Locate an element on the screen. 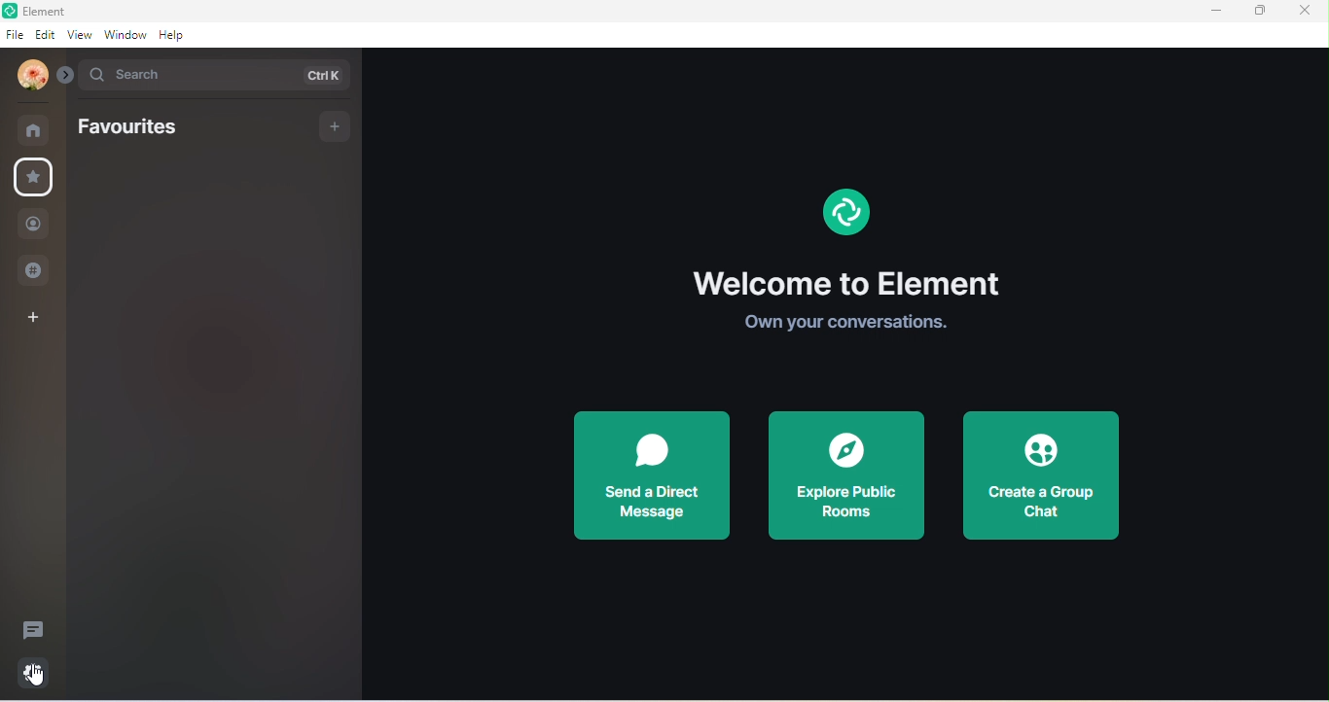 The width and height of the screenshot is (1329, 702). element logo is located at coordinates (844, 214).